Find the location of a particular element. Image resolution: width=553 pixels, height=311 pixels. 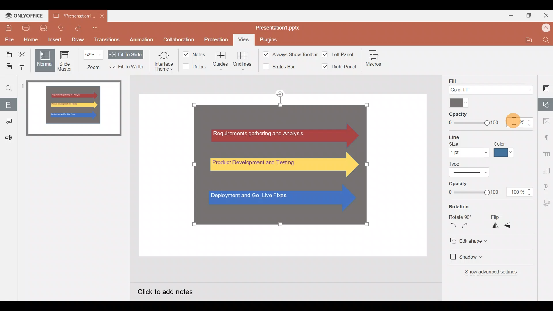

ONLYOFFICE is located at coordinates (24, 16).